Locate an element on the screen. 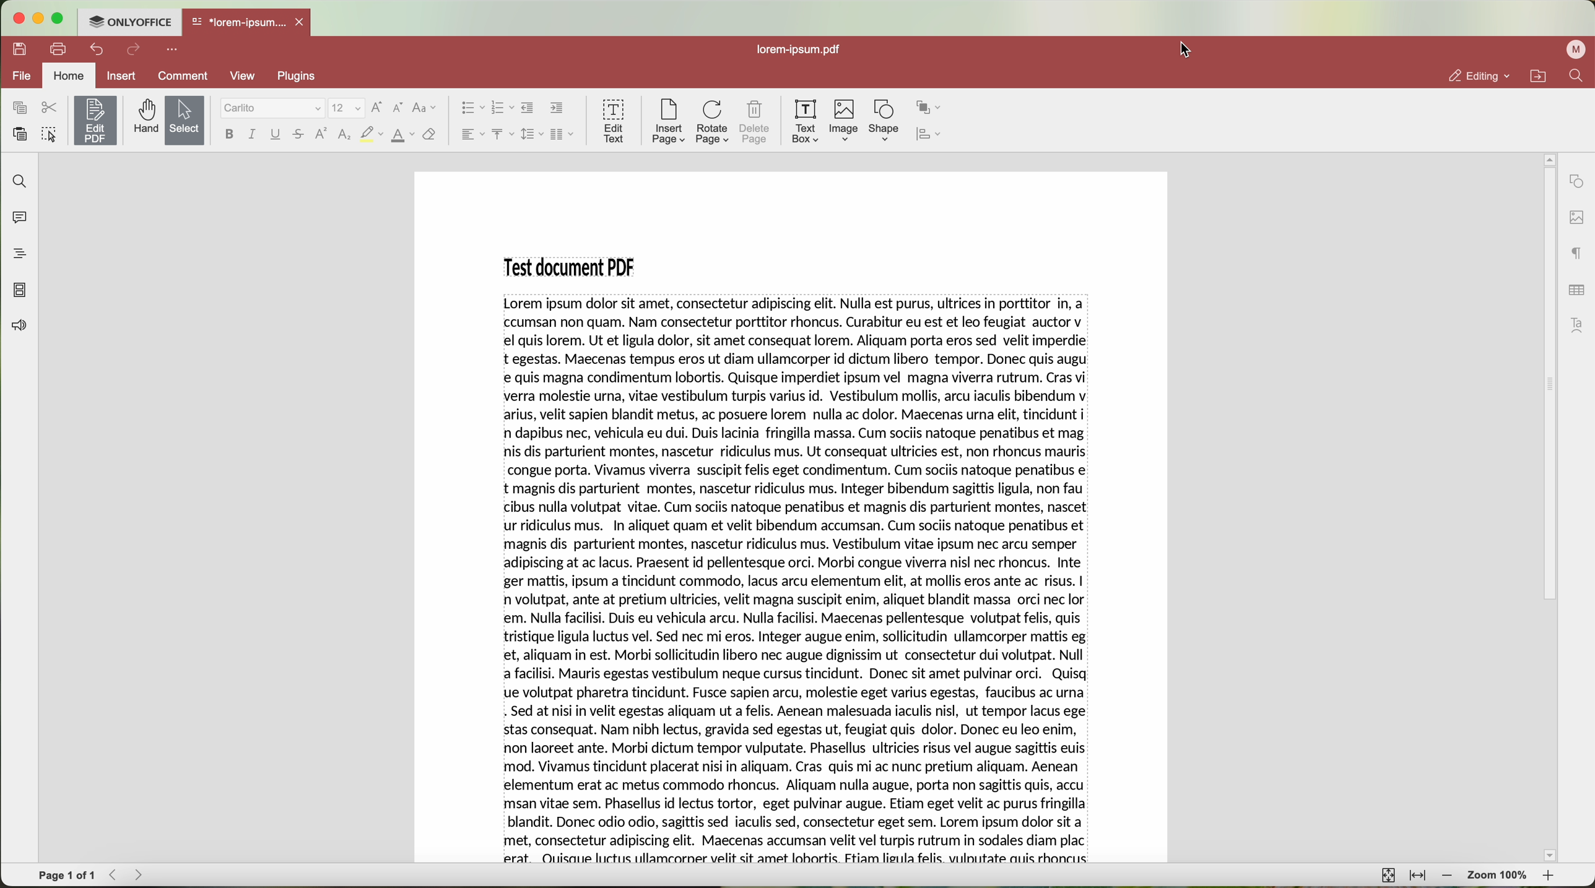 The height and width of the screenshot is (888, 1595). lorem-ipsum.pdf is located at coordinates (797, 51).